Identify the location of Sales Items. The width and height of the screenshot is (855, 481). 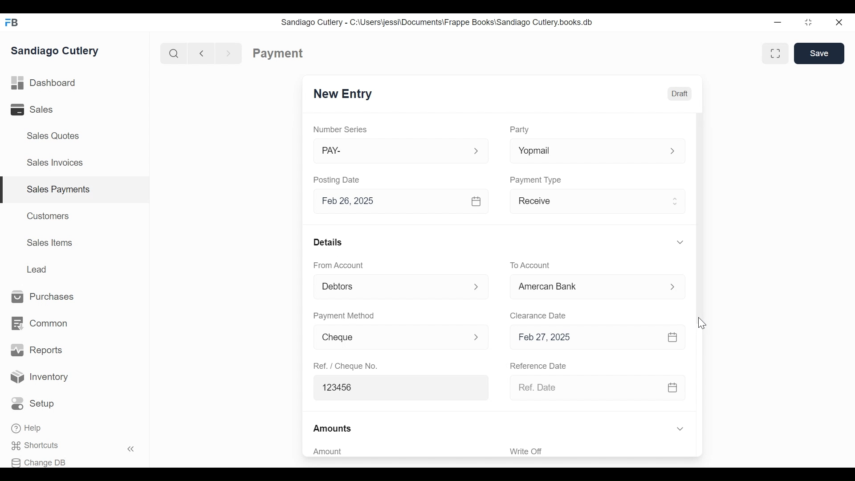
(50, 243).